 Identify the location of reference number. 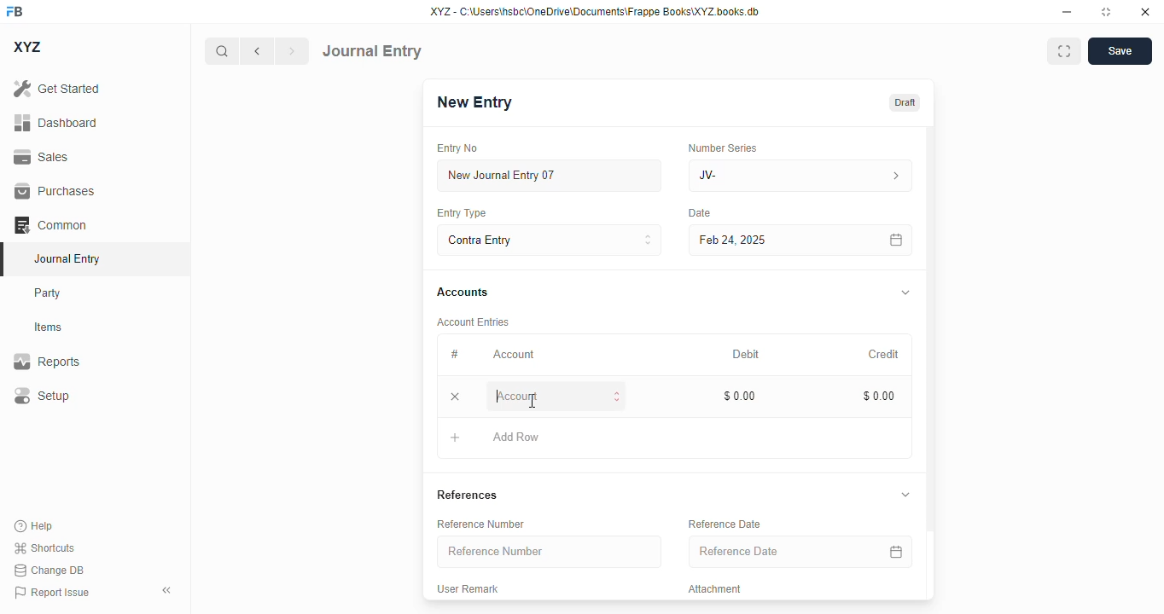
(550, 552).